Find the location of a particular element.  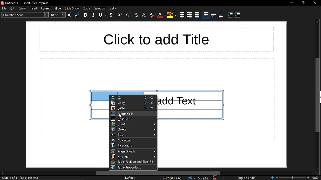

bold is located at coordinates (87, 15).